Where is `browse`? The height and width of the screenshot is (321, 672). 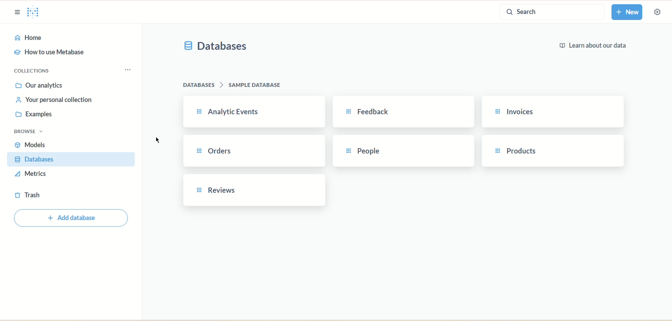 browse is located at coordinates (28, 132).